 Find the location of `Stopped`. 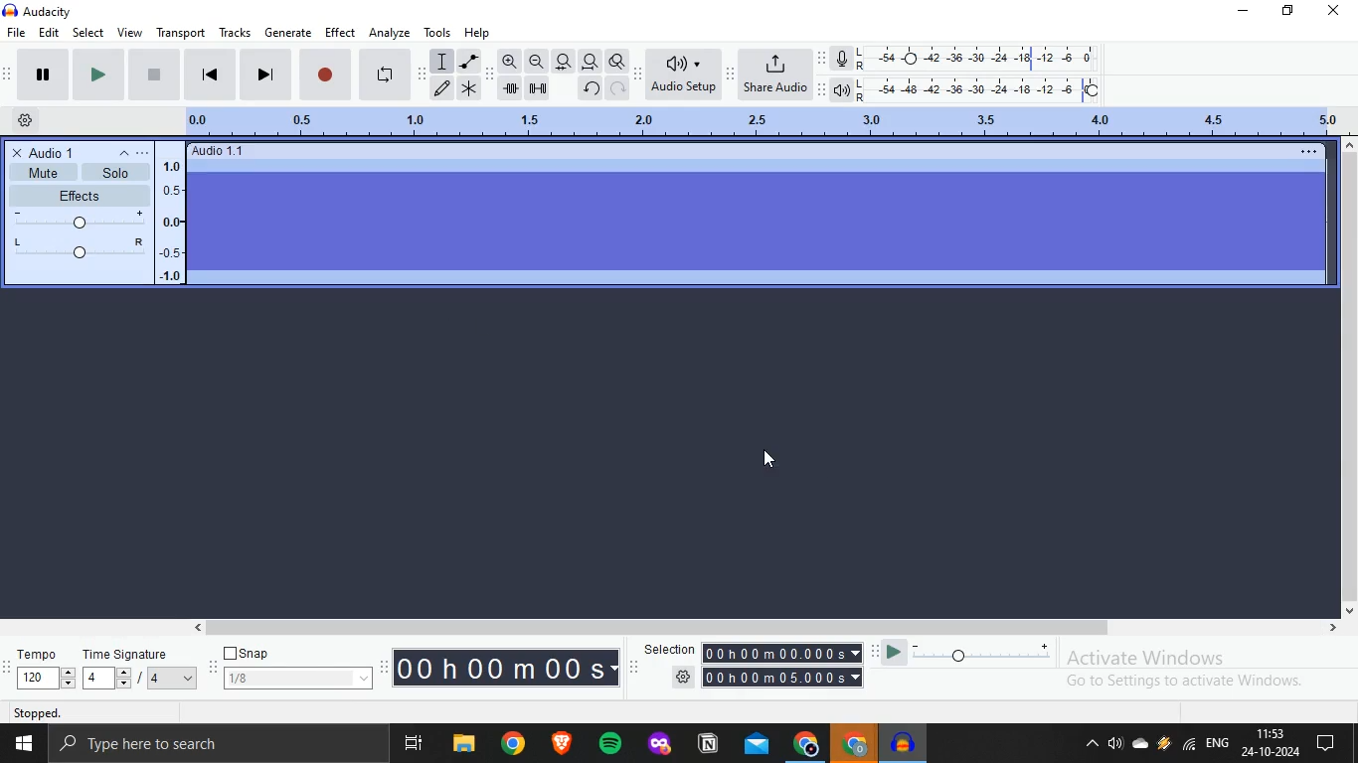

Stopped is located at coordinates (106, 711).